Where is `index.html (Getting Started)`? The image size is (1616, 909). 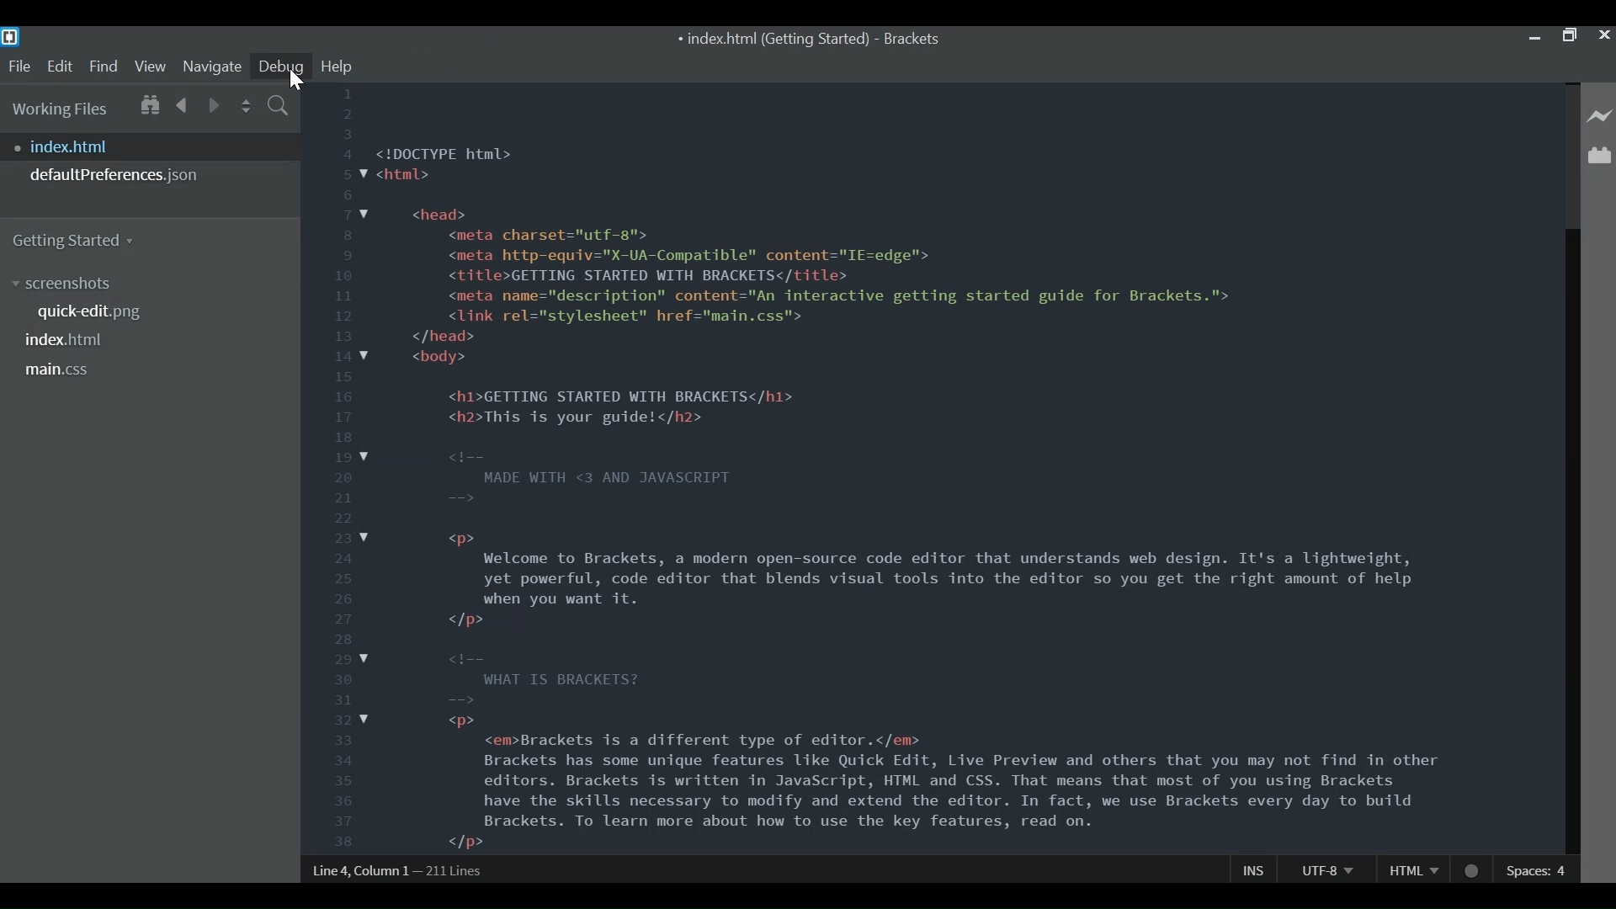
index.html (Getting Started) is located at coordinates (771, 40).